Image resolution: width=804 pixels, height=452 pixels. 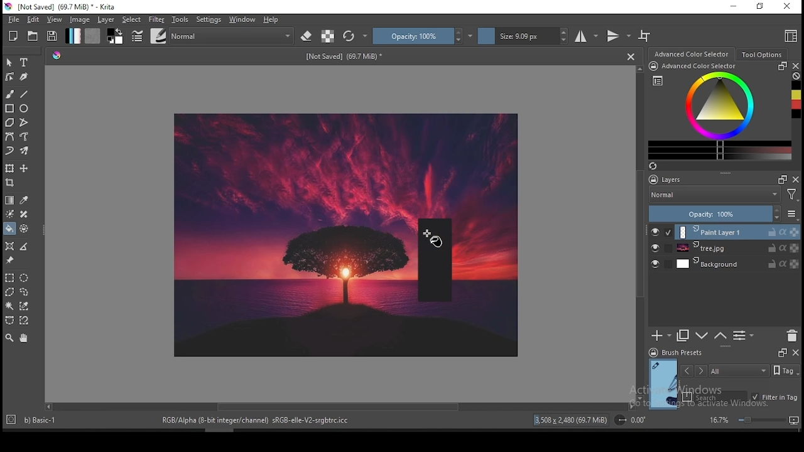 I want to click on save, so click(x=53, y=36).